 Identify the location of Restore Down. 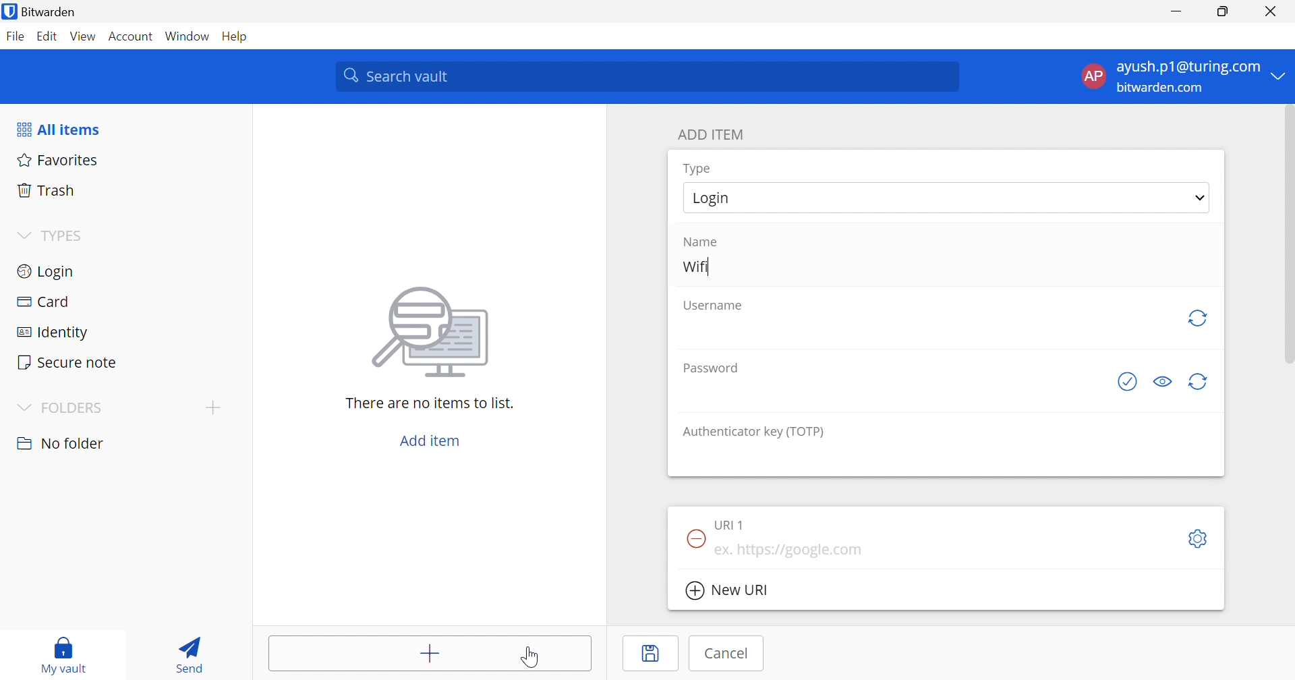
(1224, 11).